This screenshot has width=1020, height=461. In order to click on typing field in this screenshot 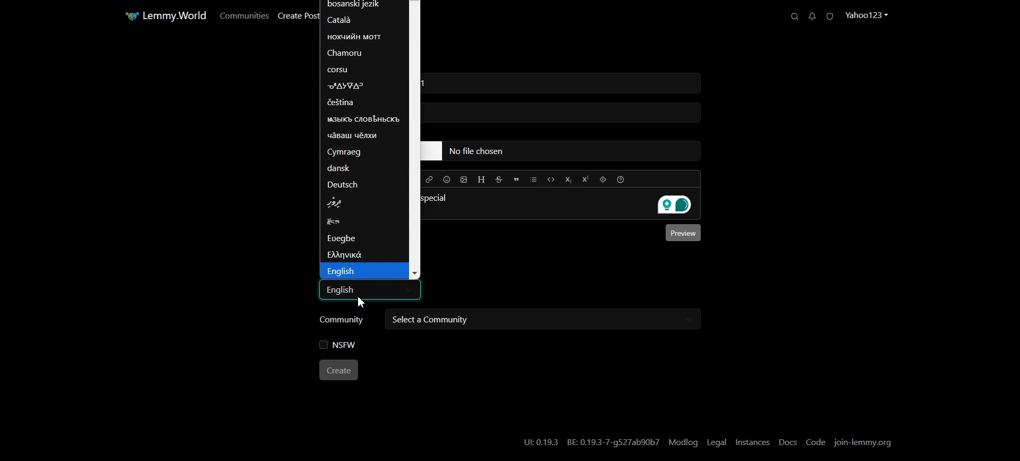, I will do `click(562, 151)`.